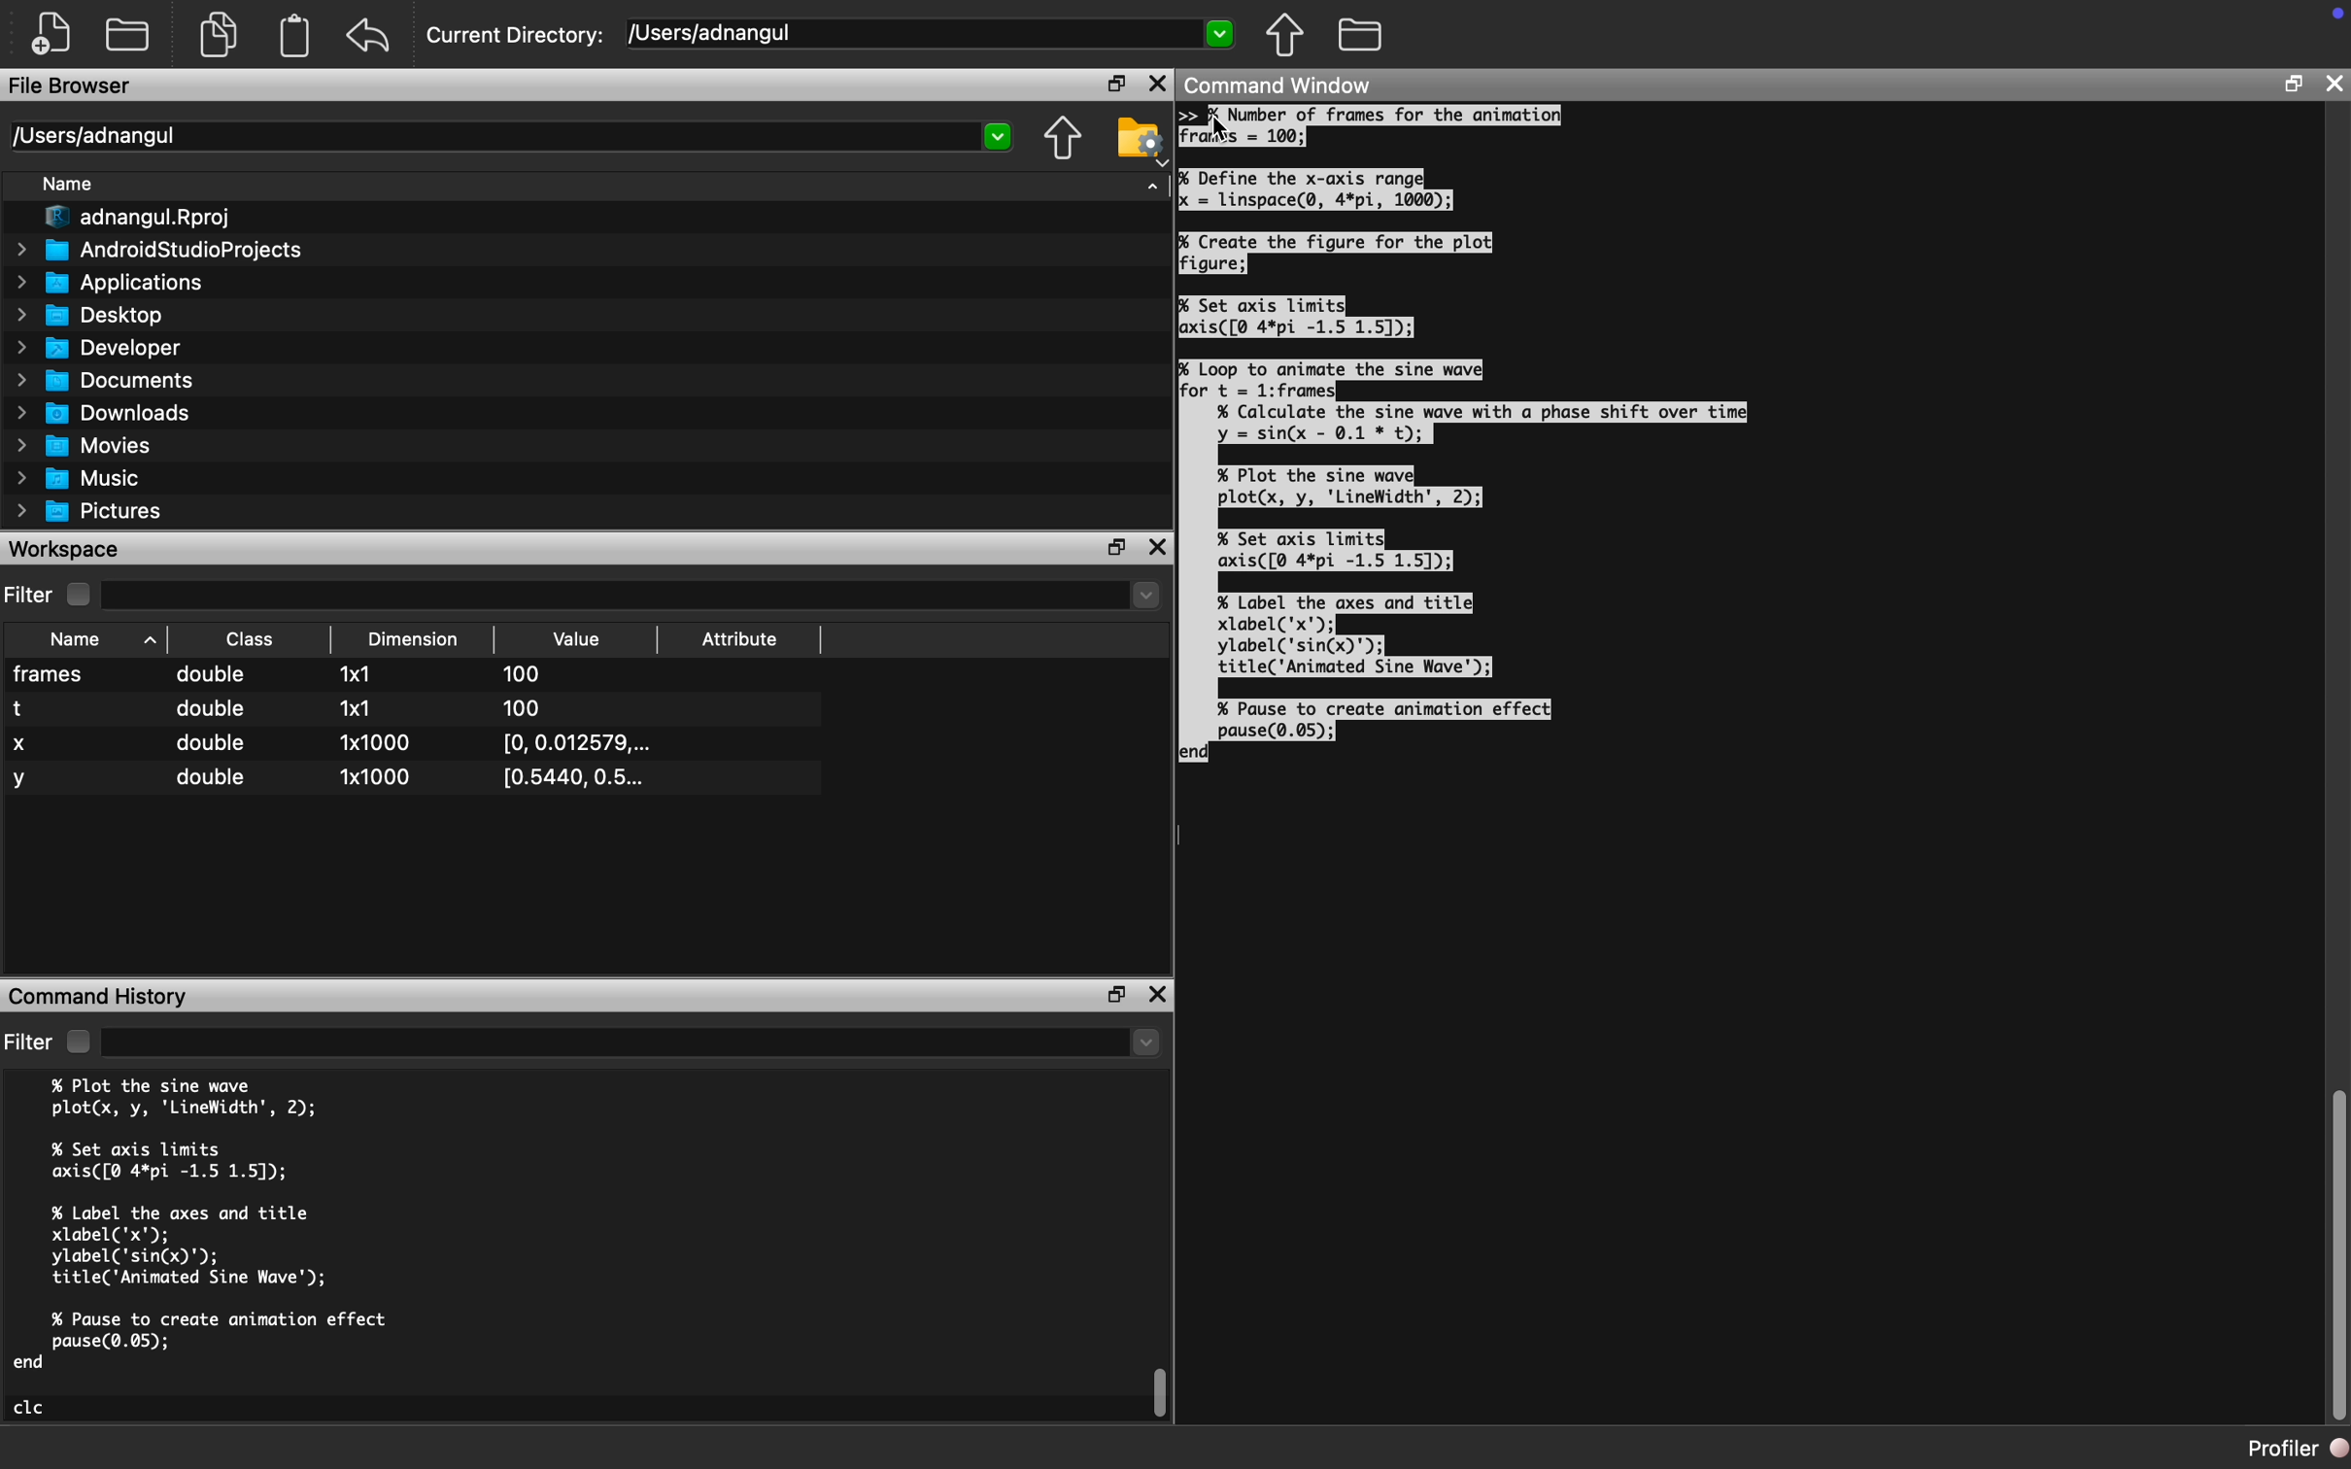  Describe the element at coordinates (633, 594) in the screenshot. I see `Dropdown` at that location.